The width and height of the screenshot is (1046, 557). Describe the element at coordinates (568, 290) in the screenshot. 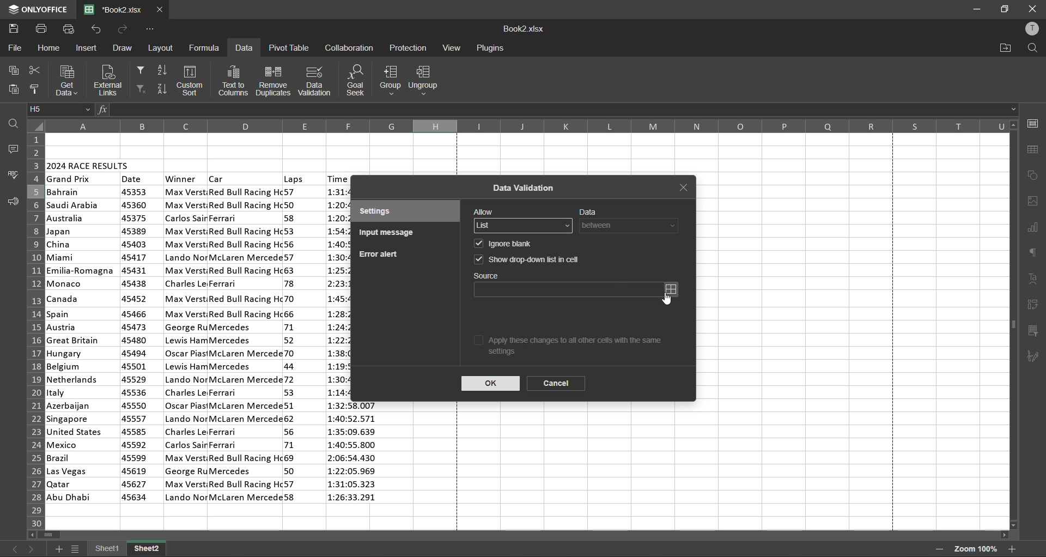

I see `source` at that location.